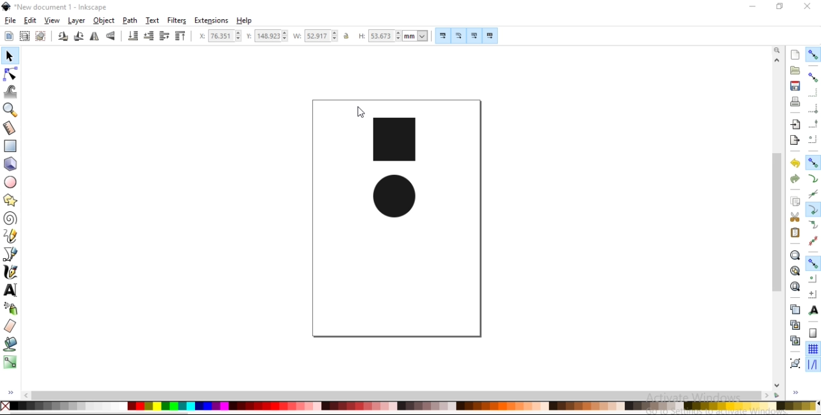 The height and width of the screenshot is (415, 821). Describe the element at coordinates (813, 177) in the screenshot. I see `snap to paths` at that location.